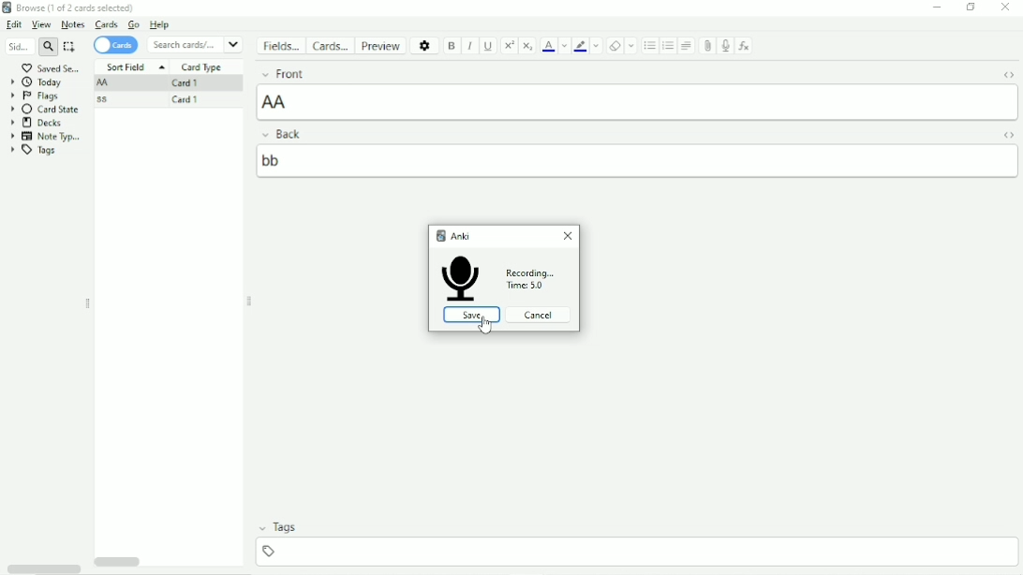  Describe the element at coordinates (631, 45) in the screenshot. I see `Select formatting to remove` at that location.